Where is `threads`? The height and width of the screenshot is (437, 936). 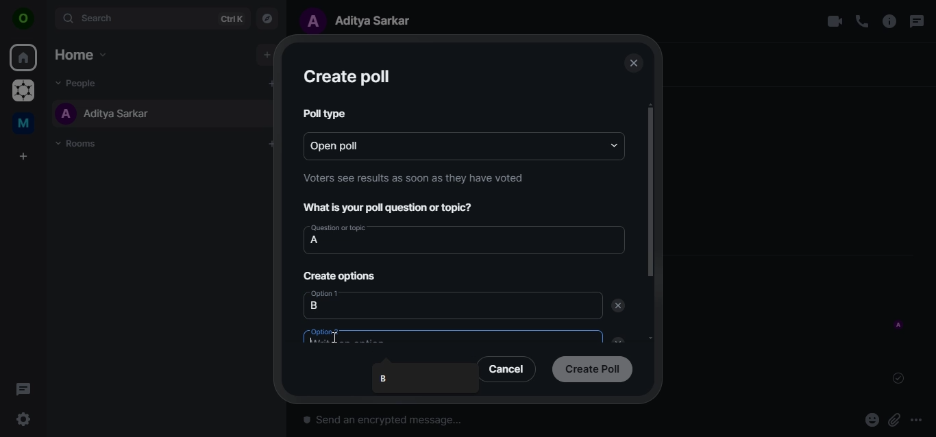
threads is located at coordinates (23, 388).